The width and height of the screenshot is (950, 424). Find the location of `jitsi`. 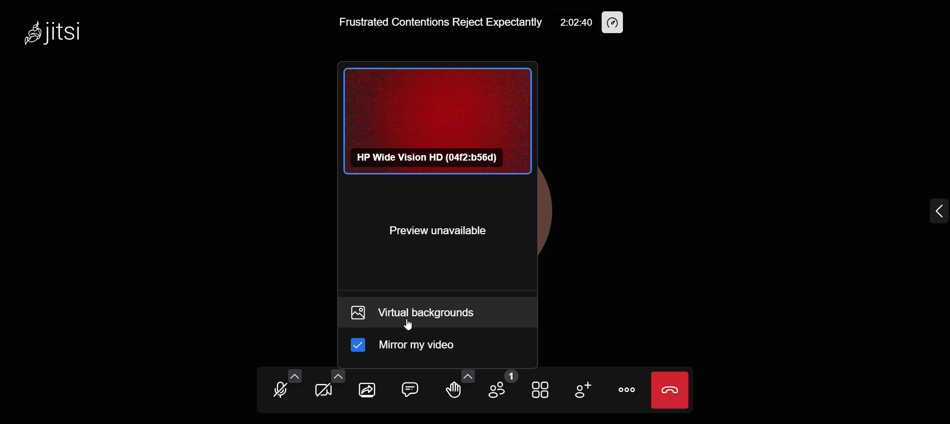

jitsi is located at coordinates (65, 33).